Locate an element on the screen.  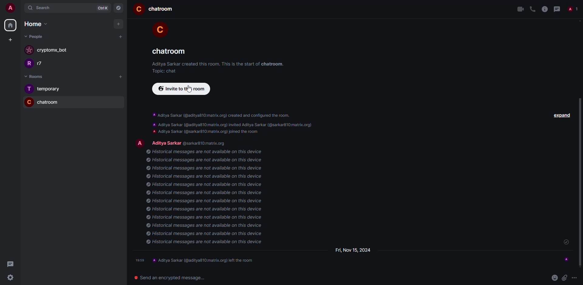
id is located at coordinates (207, 143).